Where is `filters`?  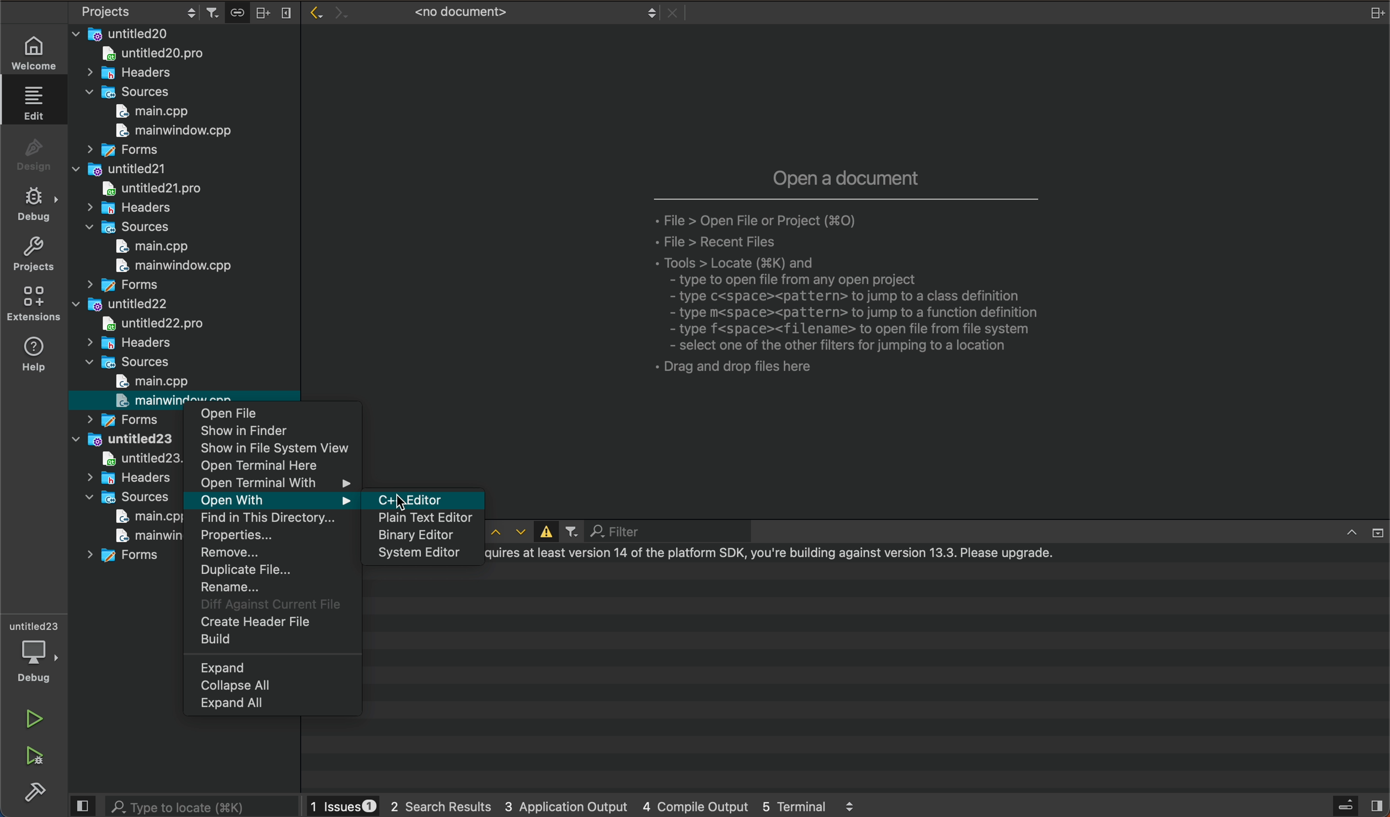
filters is located at coordinates (215, 12).